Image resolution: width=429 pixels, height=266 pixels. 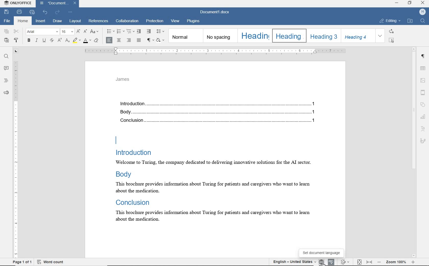 What do you see at coordinates (32, 12) in the screenshot?
I see `quick print` at bounding box center [32, 12].